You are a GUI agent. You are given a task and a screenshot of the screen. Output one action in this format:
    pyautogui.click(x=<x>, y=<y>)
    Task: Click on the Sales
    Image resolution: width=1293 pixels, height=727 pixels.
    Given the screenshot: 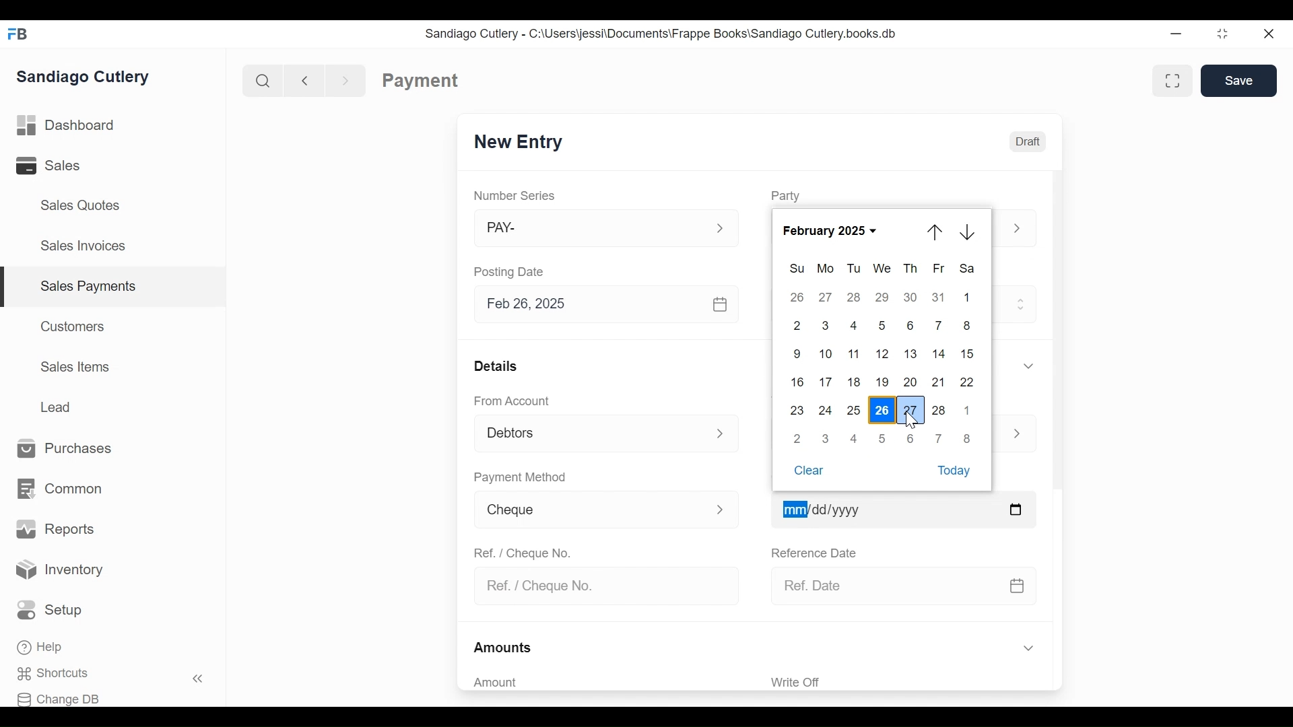 What is the action you would take?
    pyautogui.click(x=58, y=166)
    